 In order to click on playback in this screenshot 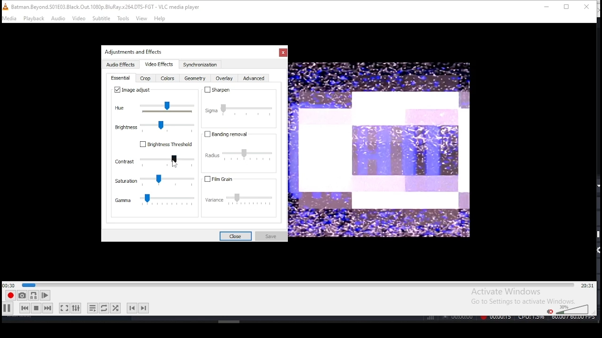, I will do `click(34, 19)`.